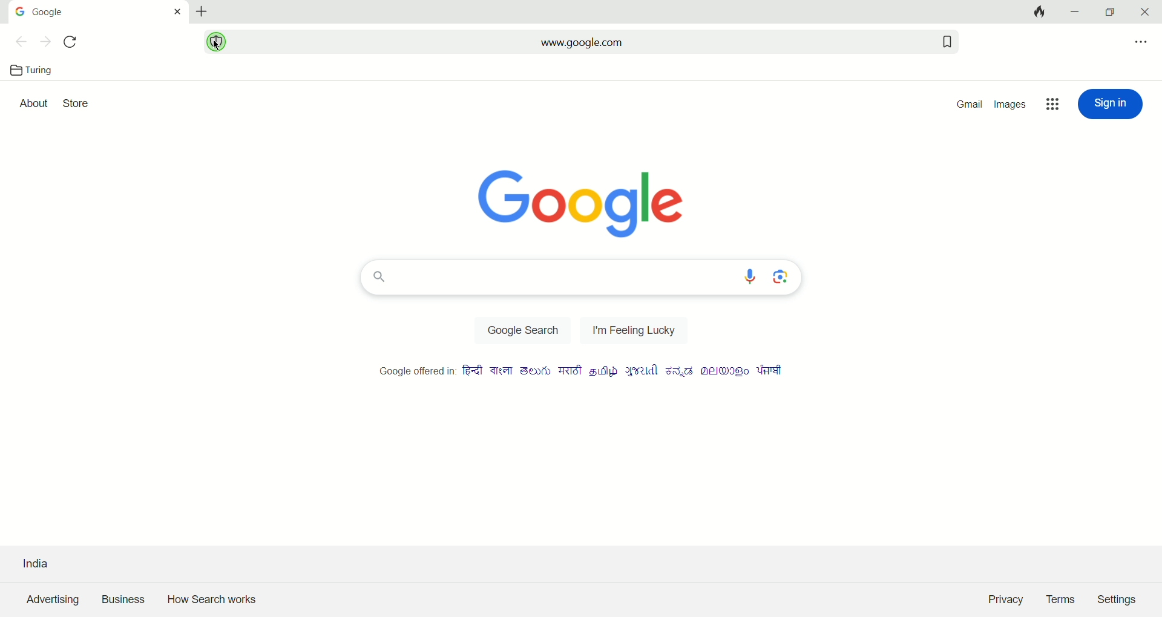 The image size is (1162, 617). I want to click on language, so click(726, 369).